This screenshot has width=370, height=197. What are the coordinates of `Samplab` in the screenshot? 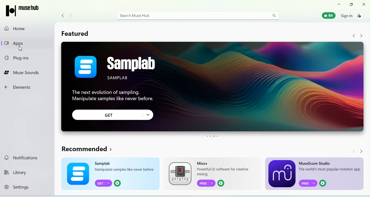 It's located at (104, 163).